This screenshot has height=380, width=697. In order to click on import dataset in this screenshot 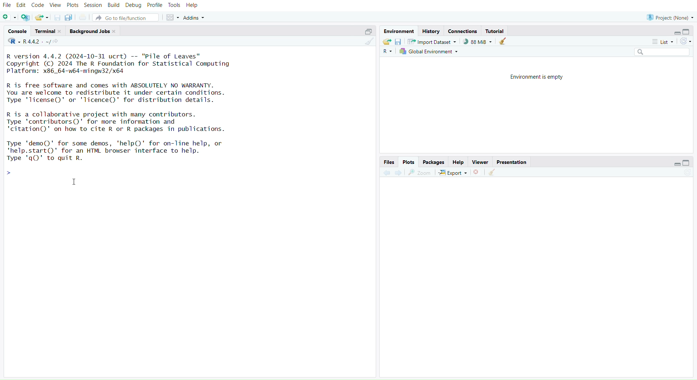, I will do `click(432, 42)`.